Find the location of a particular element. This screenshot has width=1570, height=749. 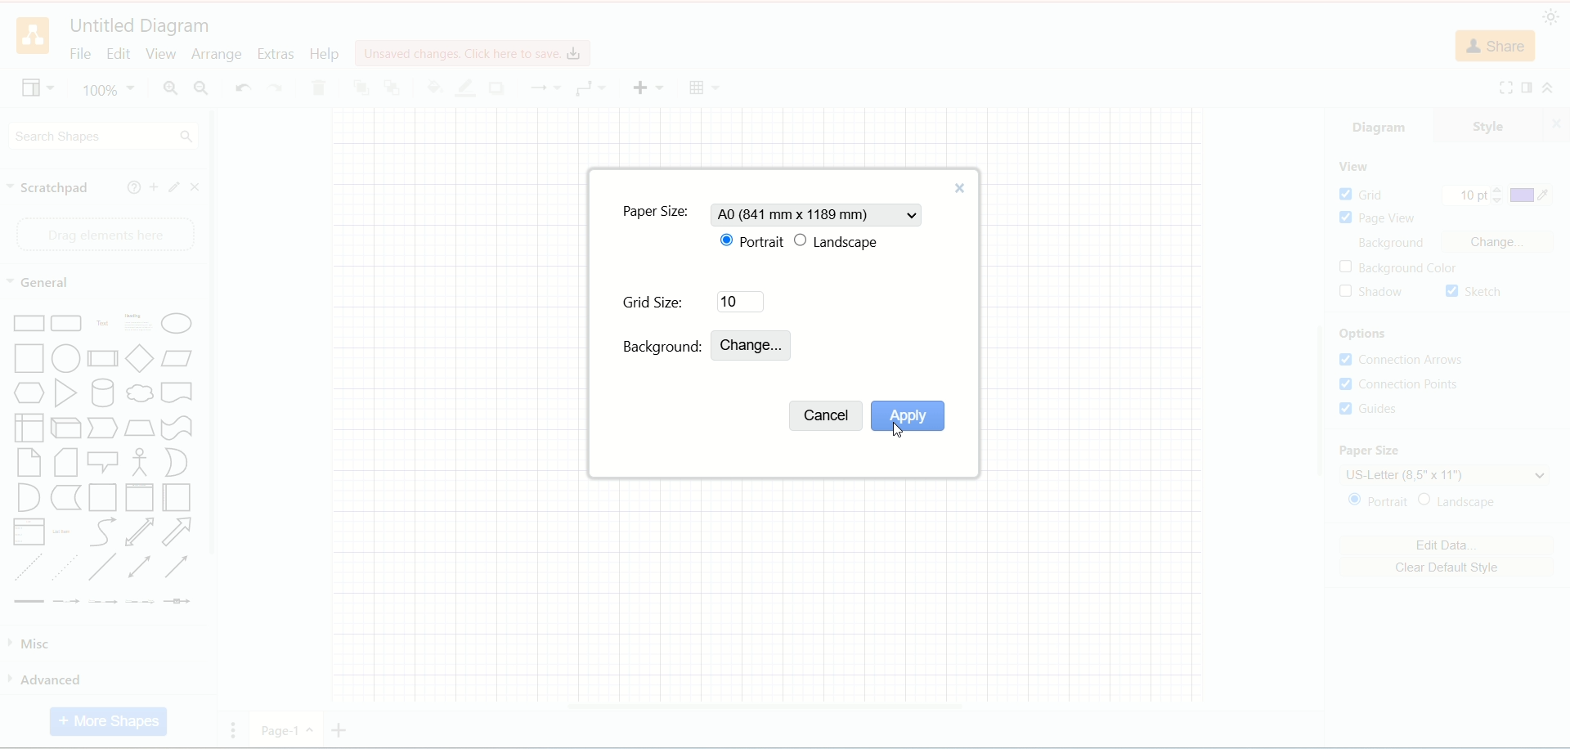

format is located at coordinates (1527, 87).